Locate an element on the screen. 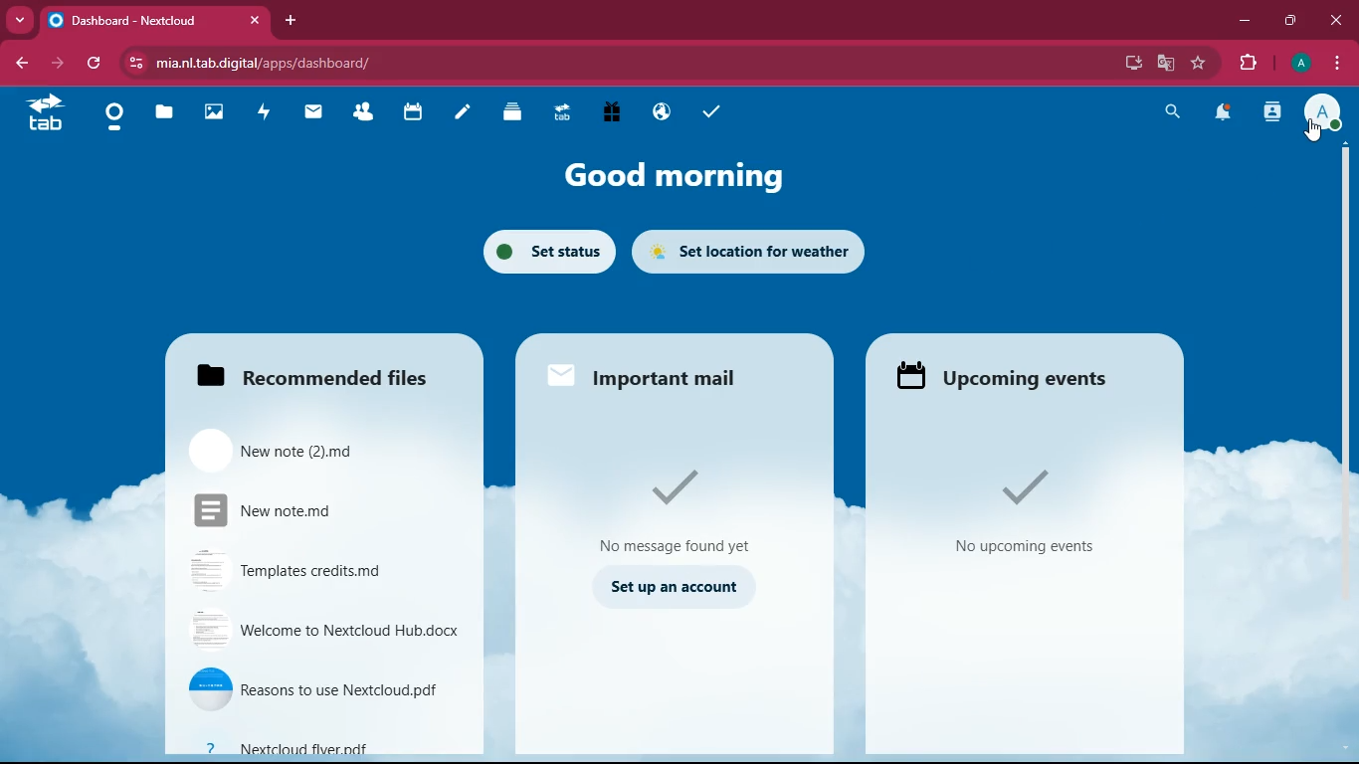 This screenshot has width=1359, height=764. mail is located at coordinates (308, 112).